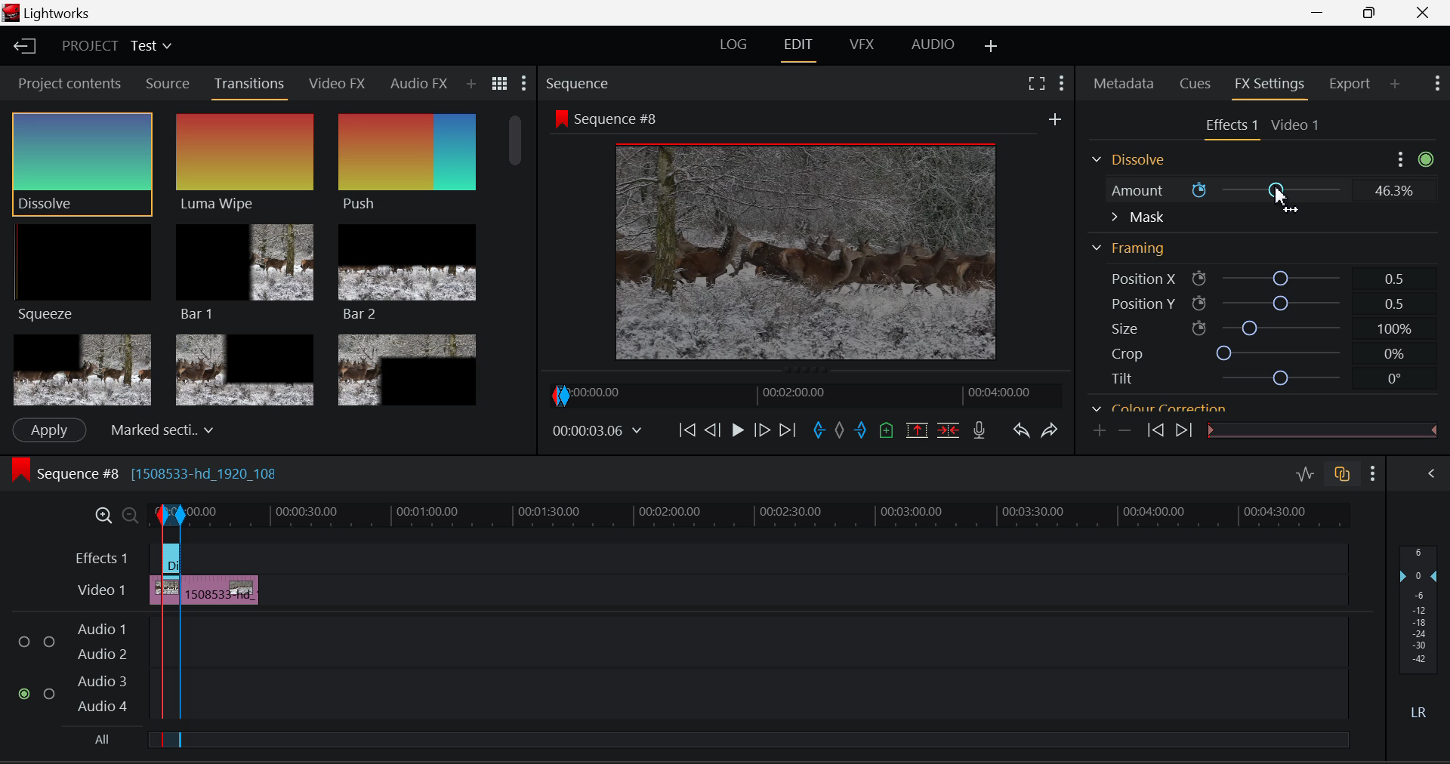 This screenshot has width=1450, height=764. What do you see at coordinates (190, 476) in the screenshot?
I see `Sequence #8 Editing Section` at bounding box center [190, 476].